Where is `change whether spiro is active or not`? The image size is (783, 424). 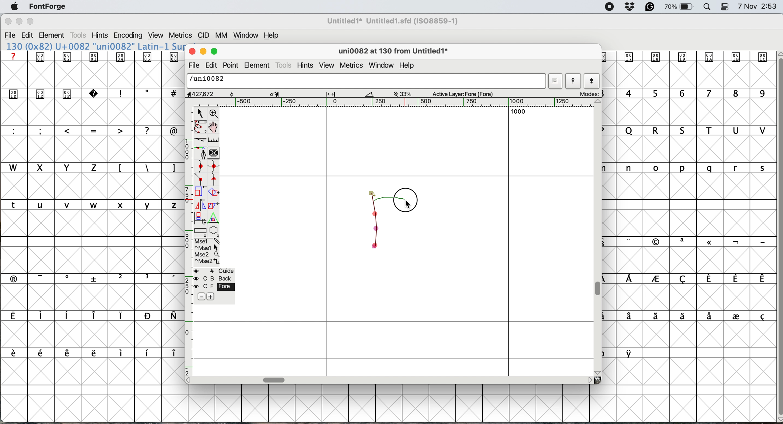 change whether spiro is active or not is located at coordinates (216, 153).